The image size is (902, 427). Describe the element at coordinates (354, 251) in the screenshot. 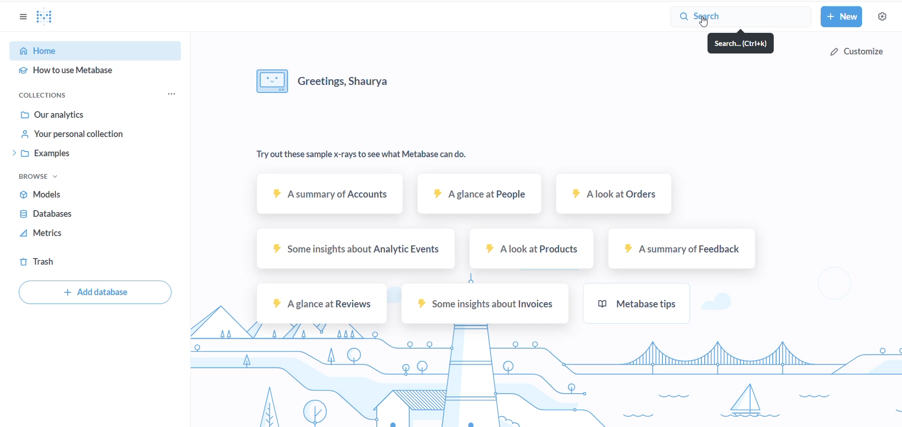

I see `some insights about analytic event ` at that location.